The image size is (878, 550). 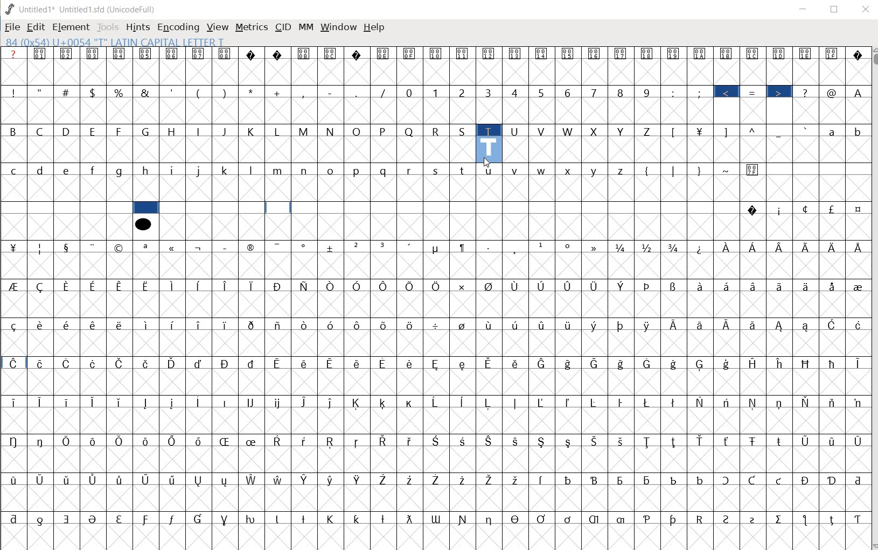 What do you see at coordinates (857, 285) in the screenshot?
I see `Symbol` at bounding box center [857, 285].